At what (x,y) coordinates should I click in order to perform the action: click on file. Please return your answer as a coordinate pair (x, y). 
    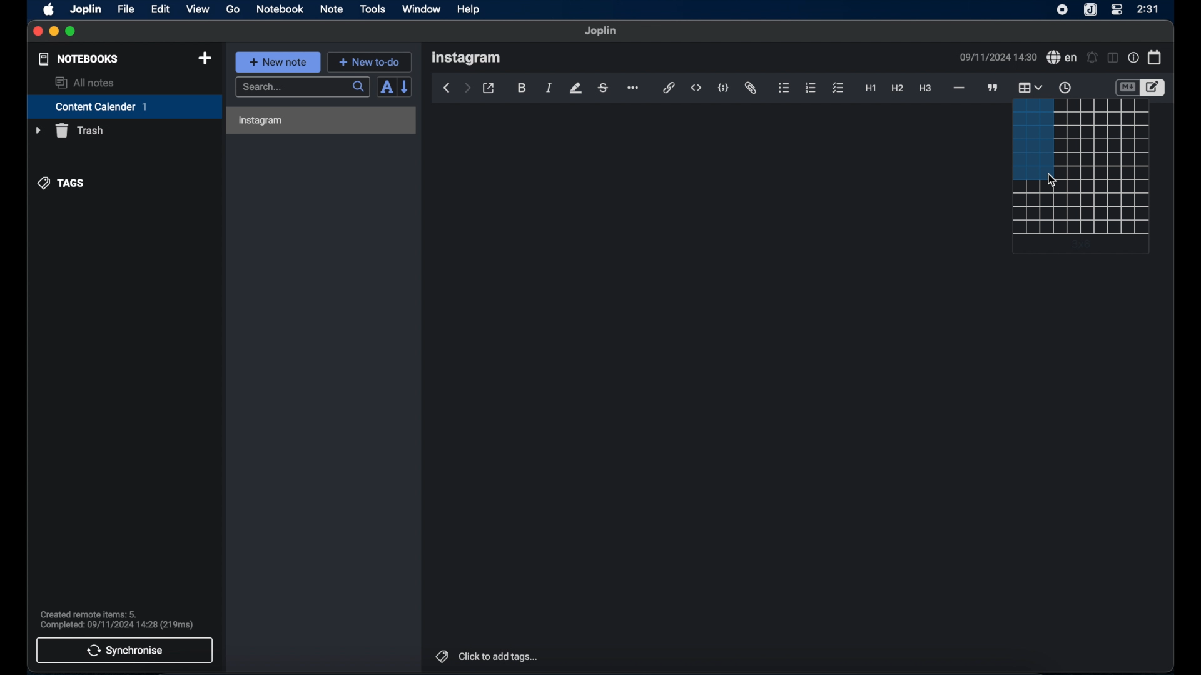
    Looking at the image, I should click on (127, 9).